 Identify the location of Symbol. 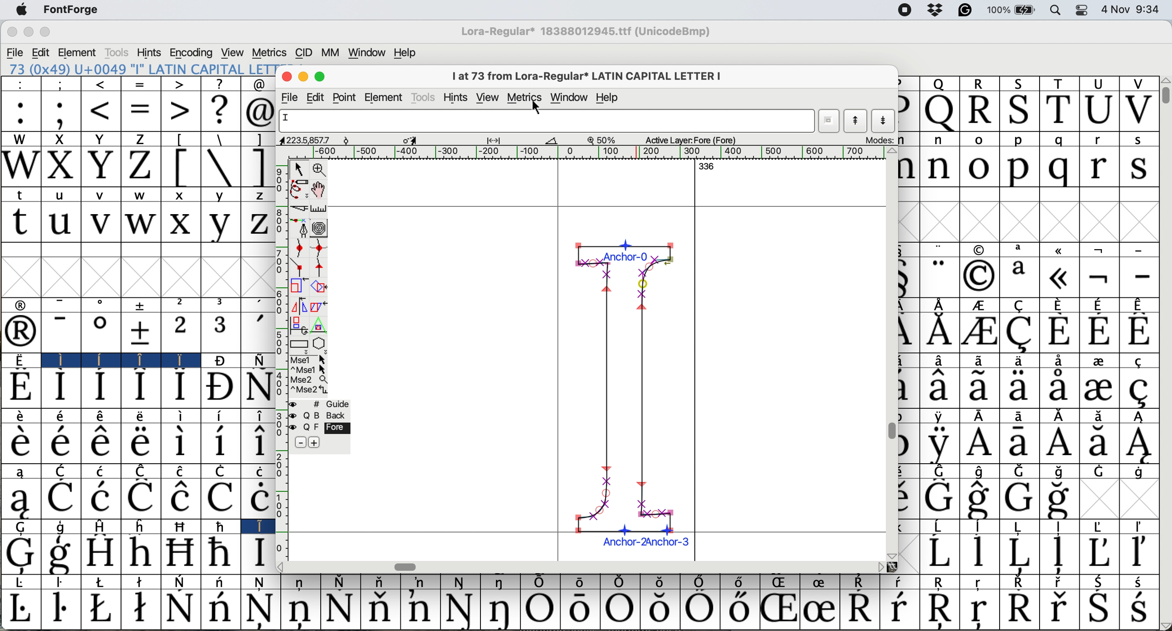
(983, 499).